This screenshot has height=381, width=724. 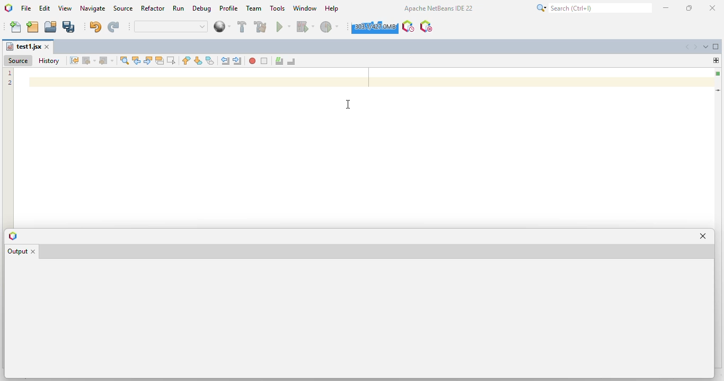 I want to click on maximize, so click(x=689, y=8).